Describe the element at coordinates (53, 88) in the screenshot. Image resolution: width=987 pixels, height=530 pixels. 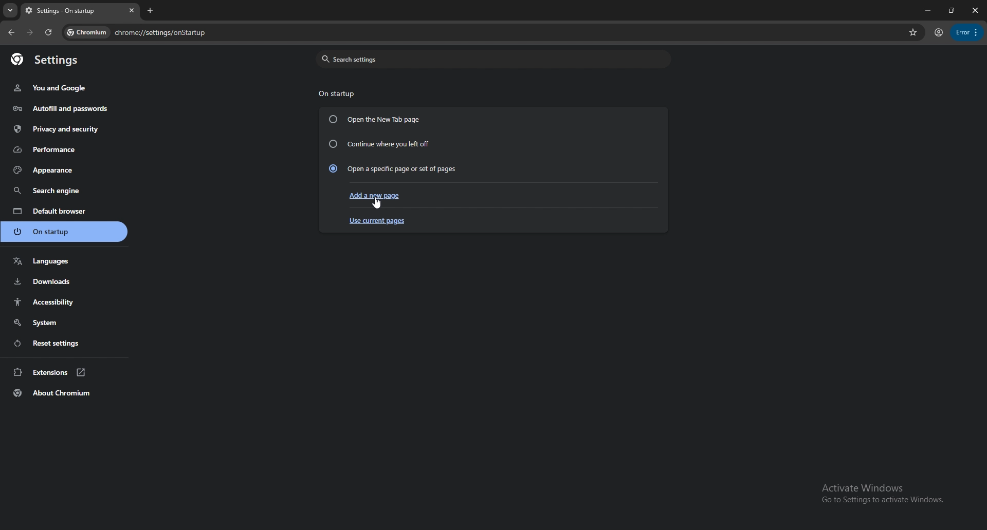
I see `you and google` at that location.